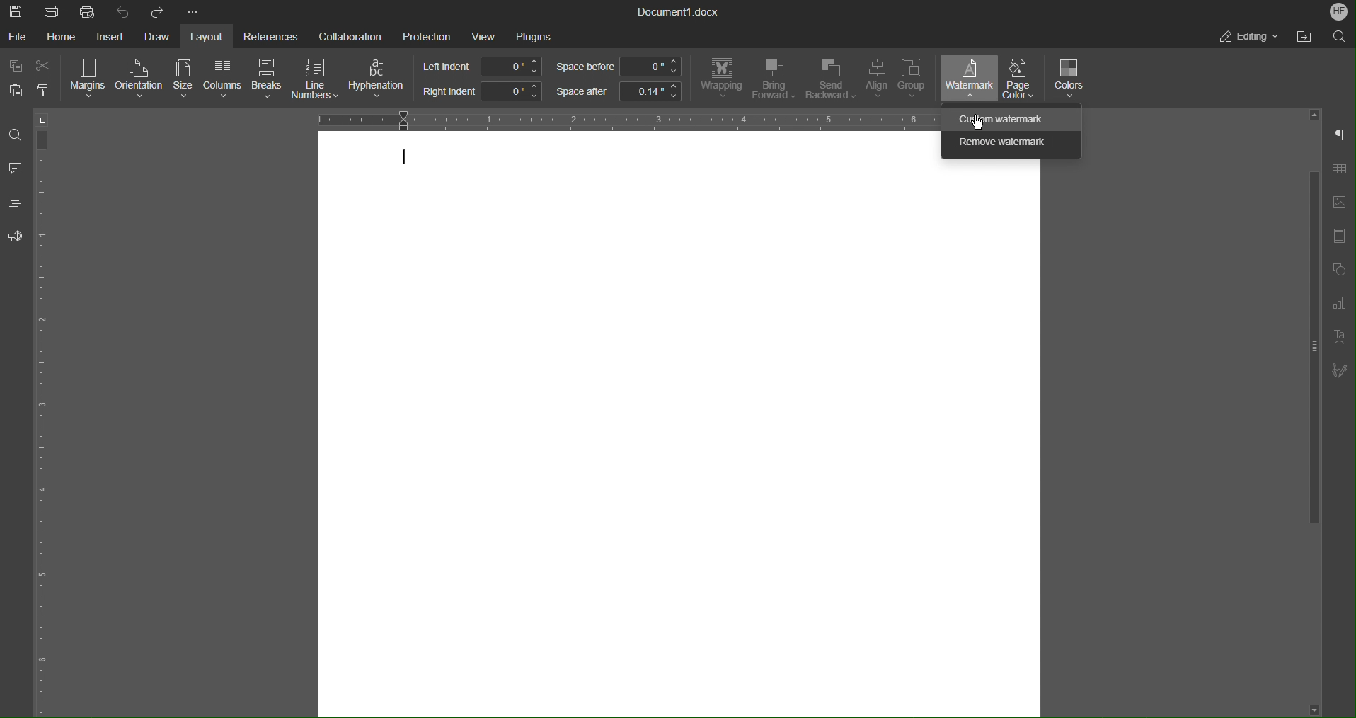  I want to click on Wrapping, so click(721, 79).